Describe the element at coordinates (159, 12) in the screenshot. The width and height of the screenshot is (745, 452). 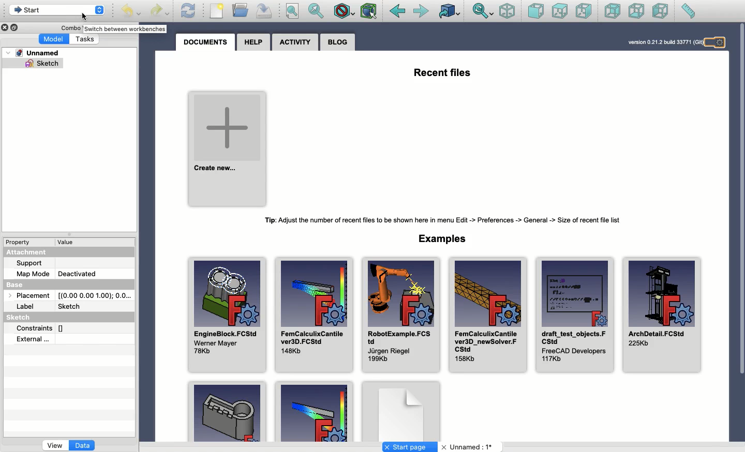
I see `Redo` at that location.